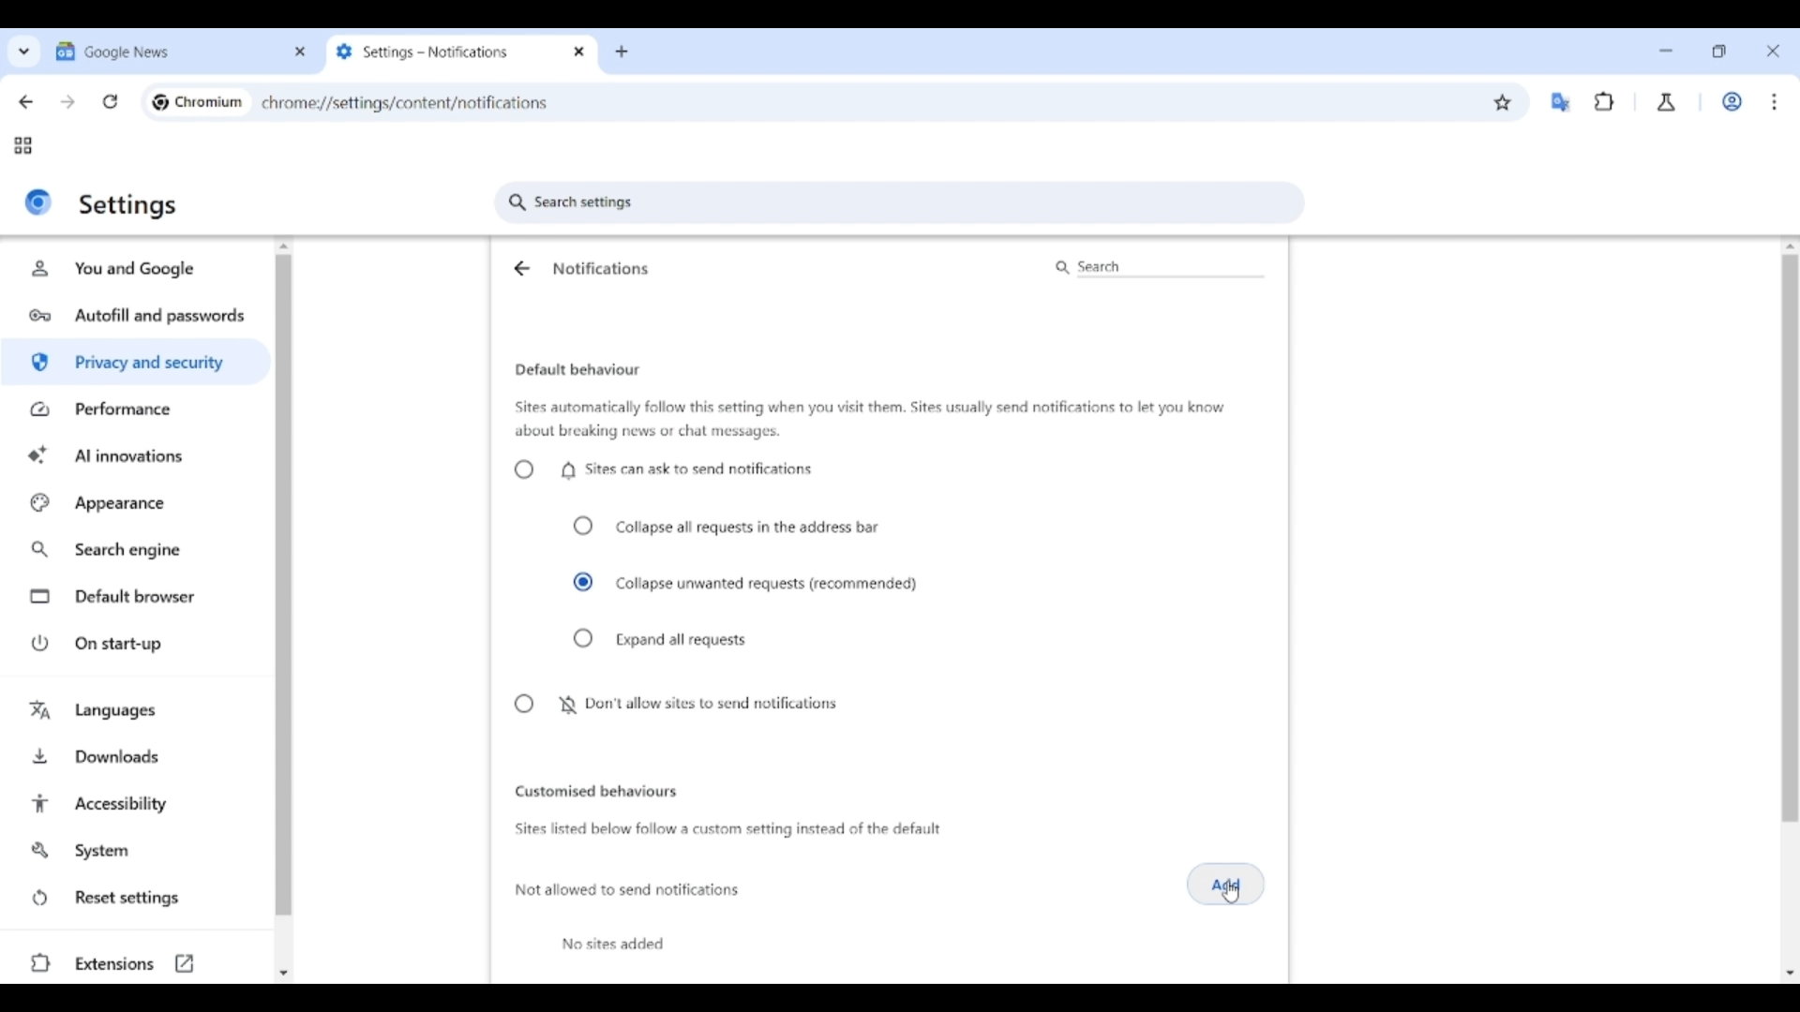 The height and width of the screenshot is (1012, 1800). Describe the element at coordinates (1605, 101) in the screenshot. I see `Browser extensions` at that location.